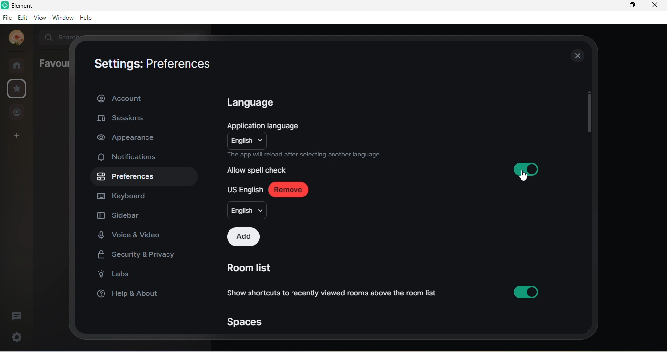  What do you see at coordinates (145, 99) in the screenshot?
I see `account` at bounding box center [145, 99].